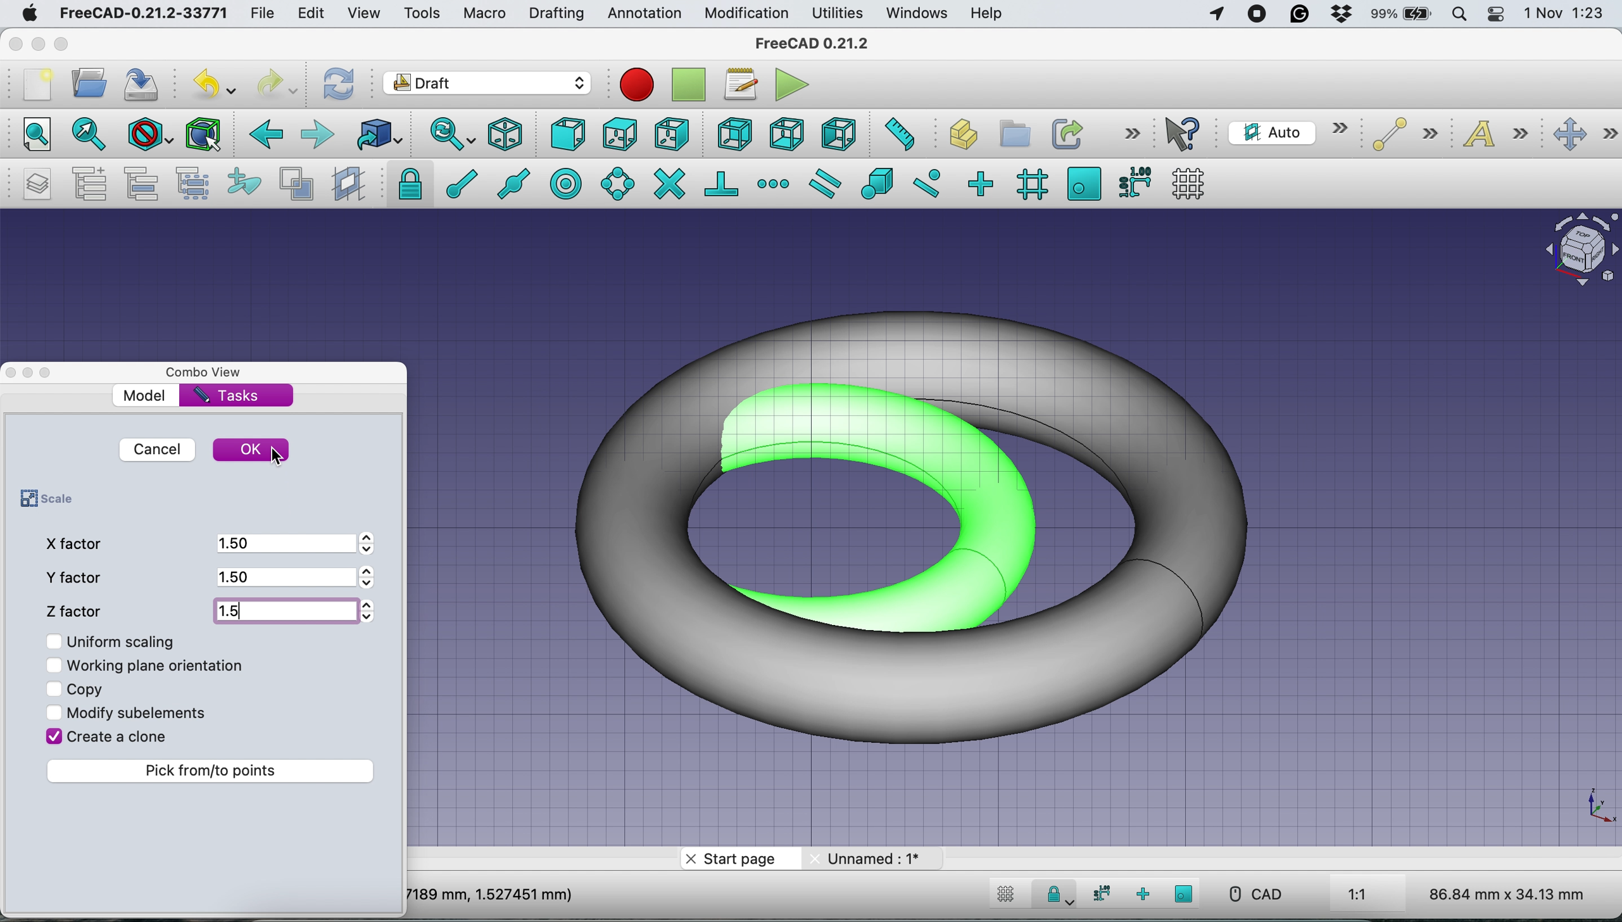 This screenshot has height=922, width=1622. I want to click on cancel, so click(156, 449).